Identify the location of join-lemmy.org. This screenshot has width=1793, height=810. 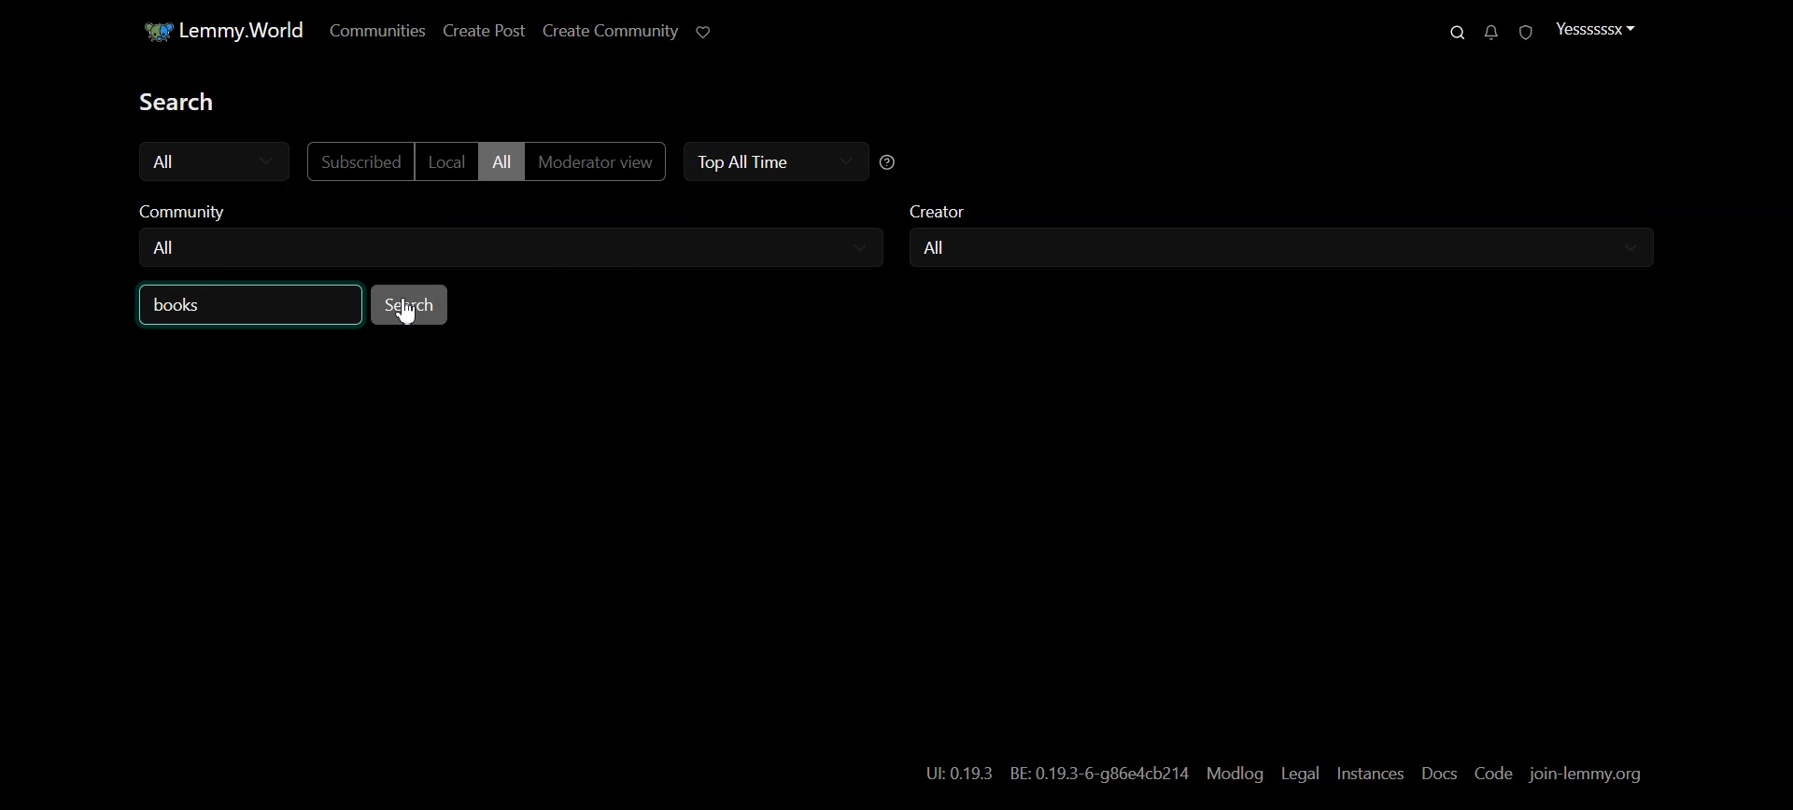
(1588, 775).